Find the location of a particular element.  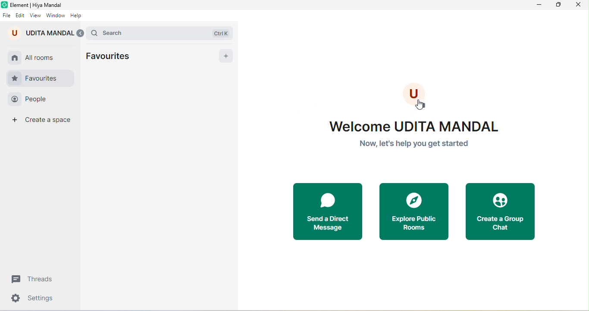

view is located at coordinates (35, 16).